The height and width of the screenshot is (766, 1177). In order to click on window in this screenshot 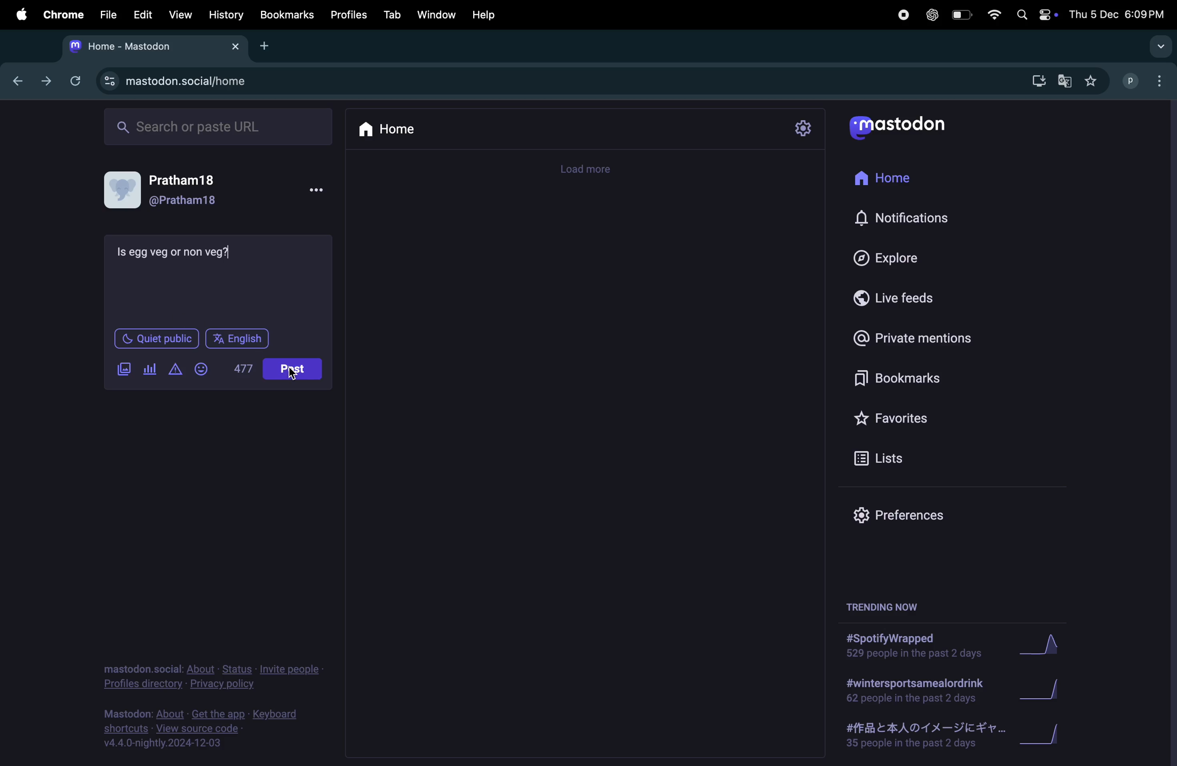, I will do `click(437, 15)`.